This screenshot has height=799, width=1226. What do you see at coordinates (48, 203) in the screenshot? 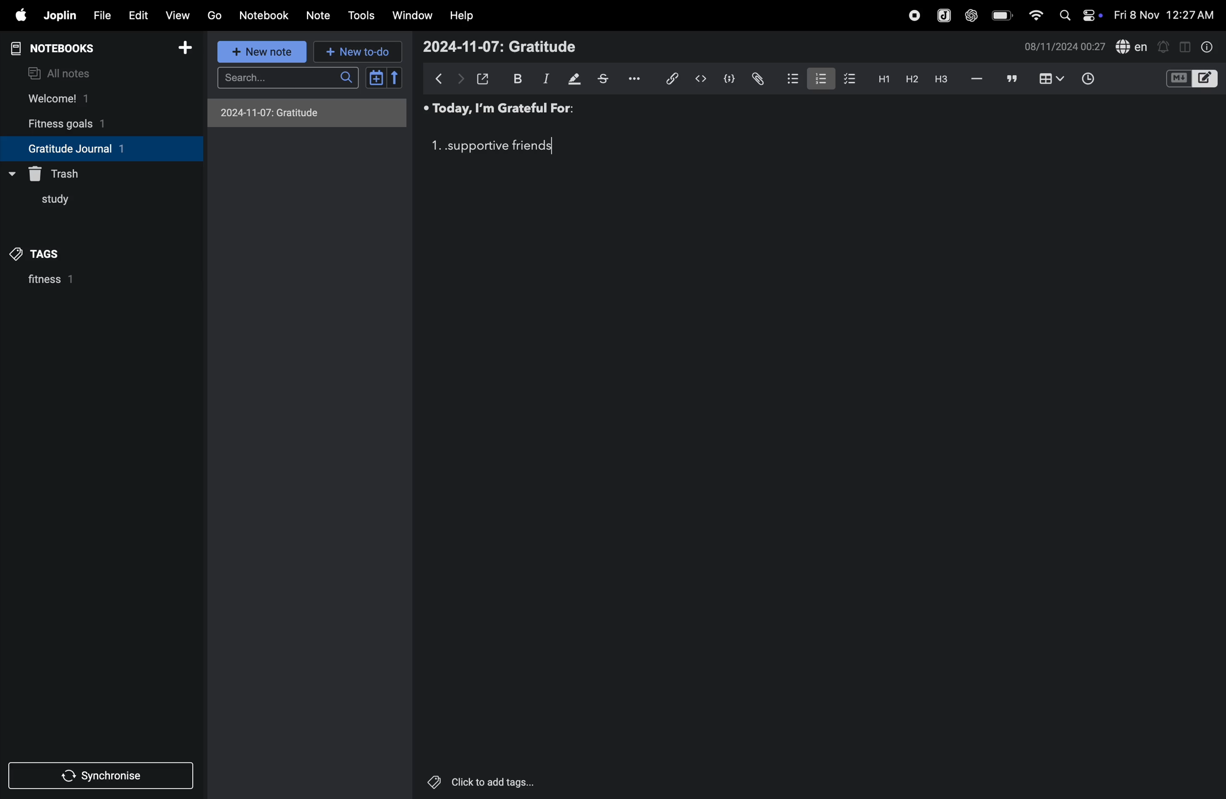
I see `study` at bounding box center [48, 203].